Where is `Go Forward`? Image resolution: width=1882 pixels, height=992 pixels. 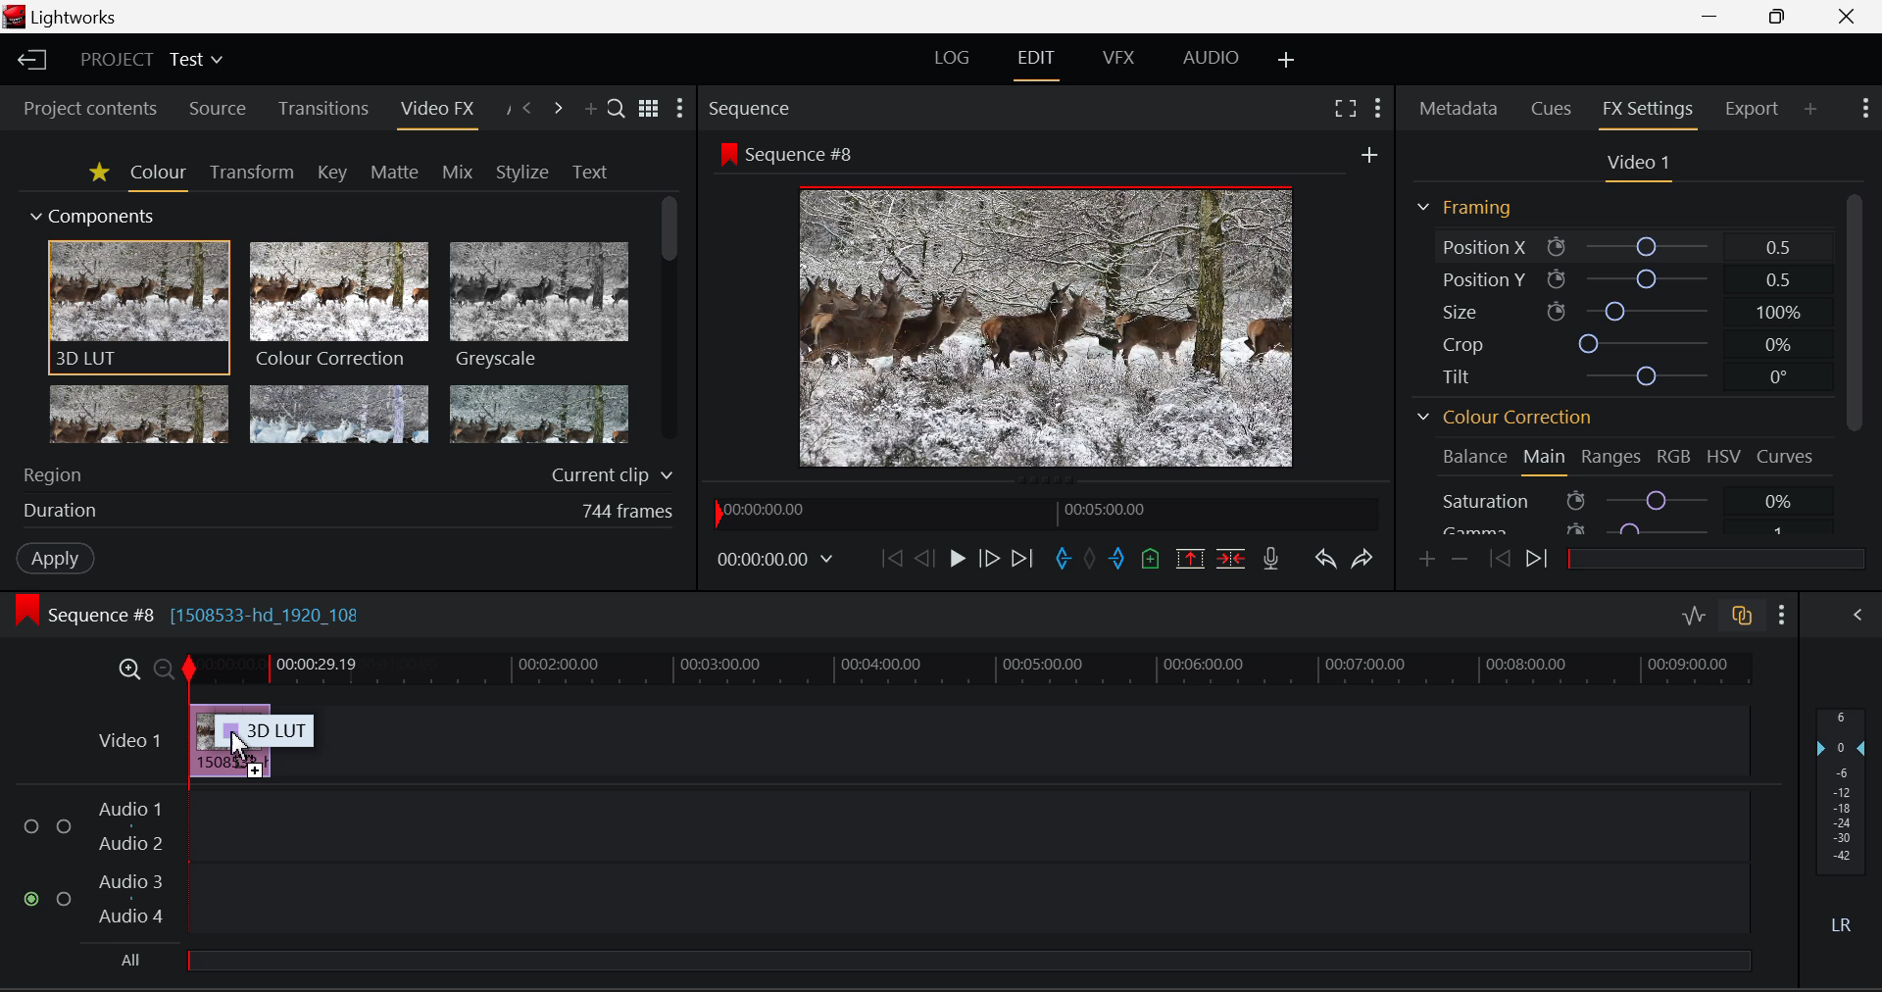
Go Forward is located at coordinates (990, 562).